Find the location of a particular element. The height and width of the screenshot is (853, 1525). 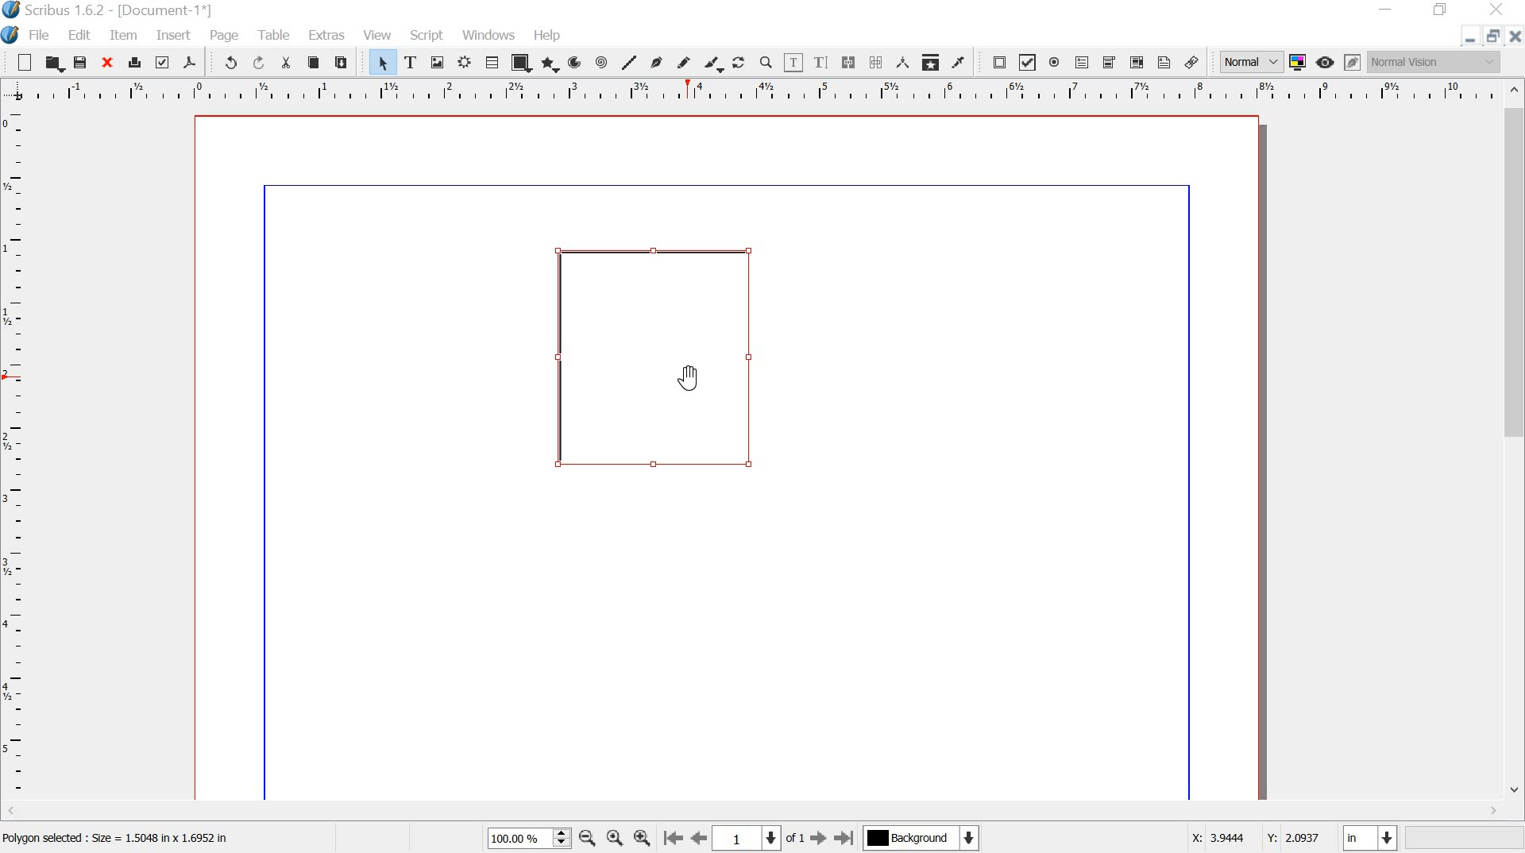

normal vision is located at coordinates (1435, 62).